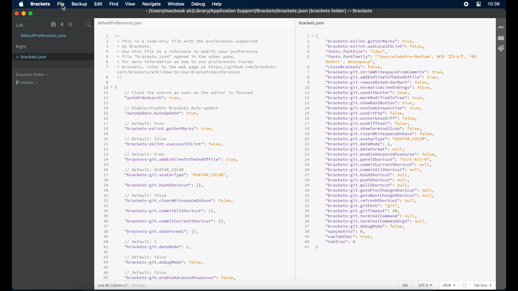 Image resolution: width=518 pixels, height=291 pixels. I want to click on brackets.json, so click(311, 23).